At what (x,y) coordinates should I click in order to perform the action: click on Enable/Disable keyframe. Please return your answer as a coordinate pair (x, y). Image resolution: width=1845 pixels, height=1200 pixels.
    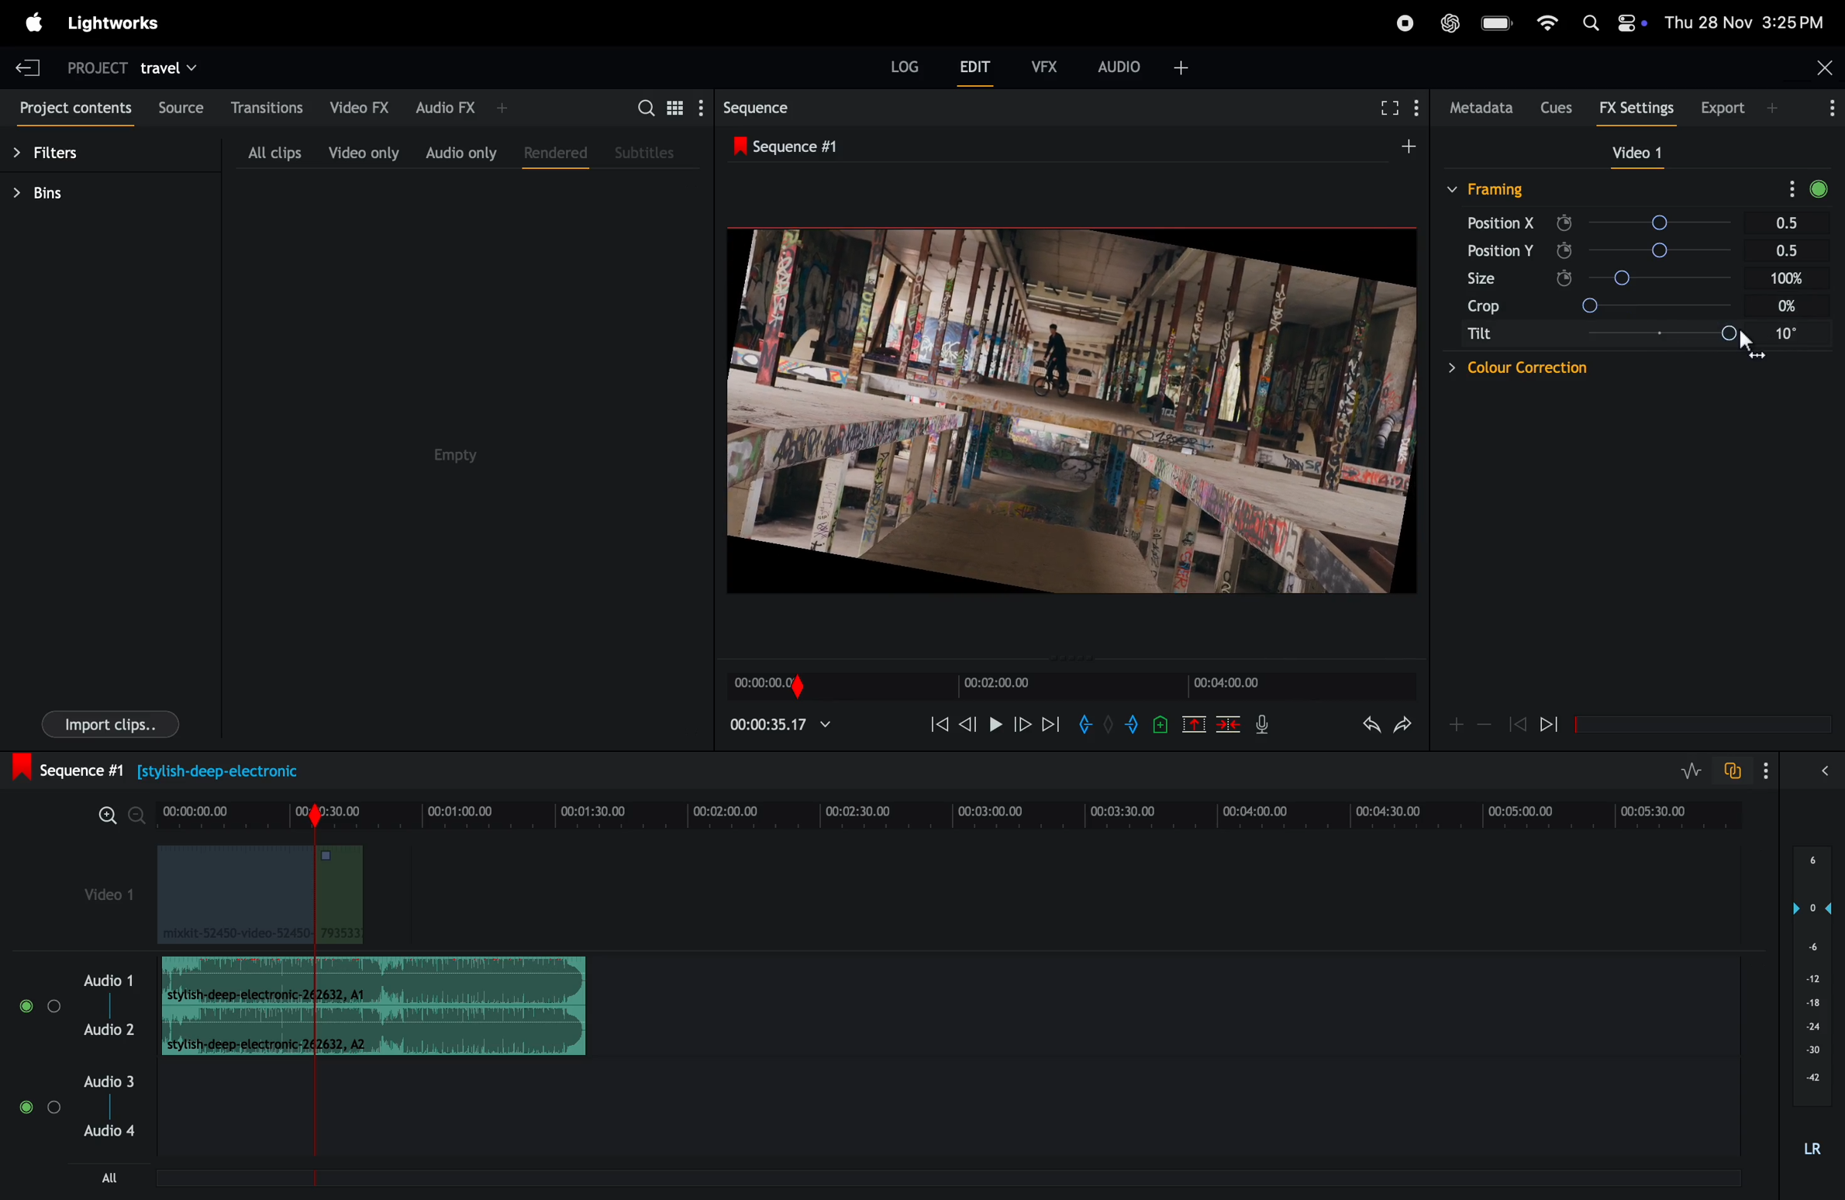
    Looking at the image, I should click on (1564, 223).